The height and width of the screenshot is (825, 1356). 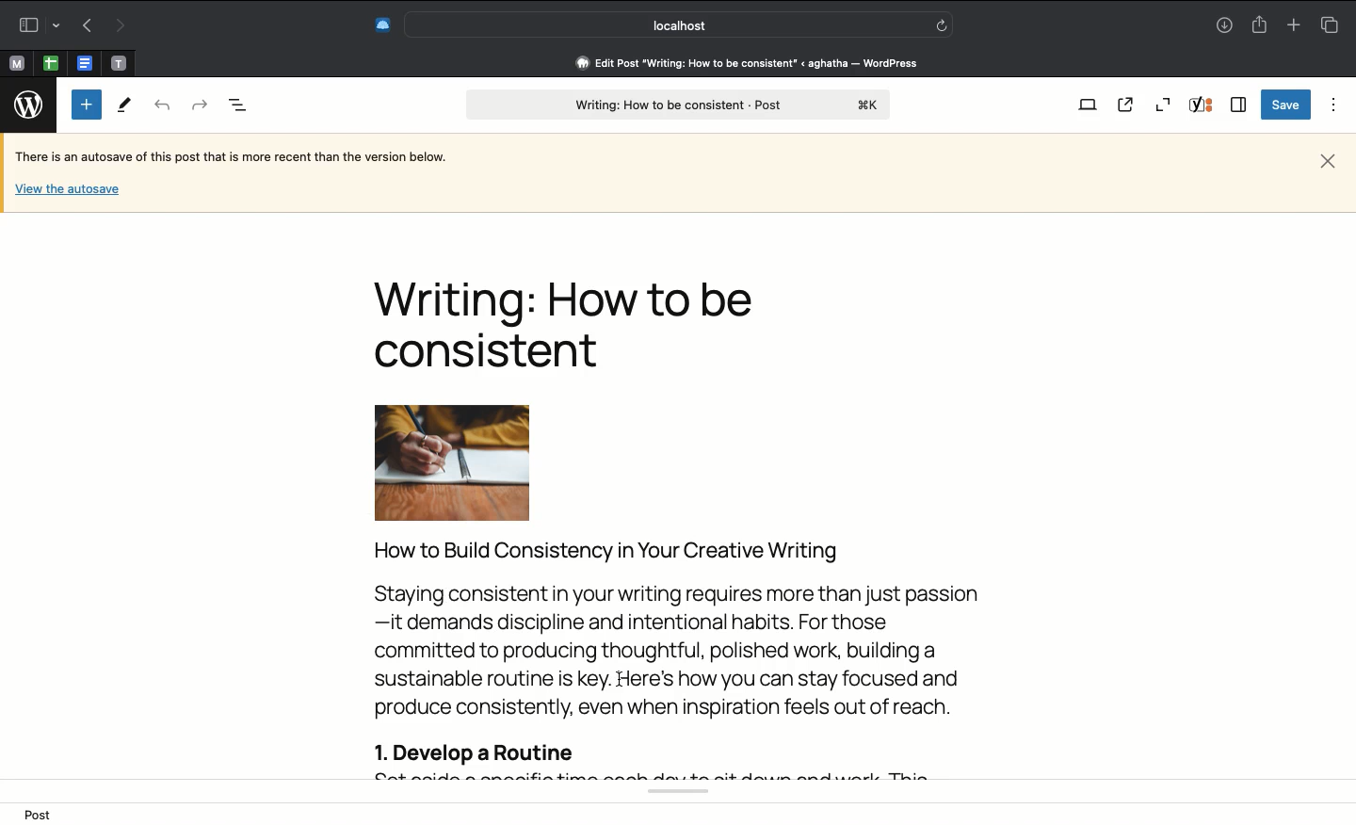 I want to click on Wordpress logo, so click(x=30, y=105).